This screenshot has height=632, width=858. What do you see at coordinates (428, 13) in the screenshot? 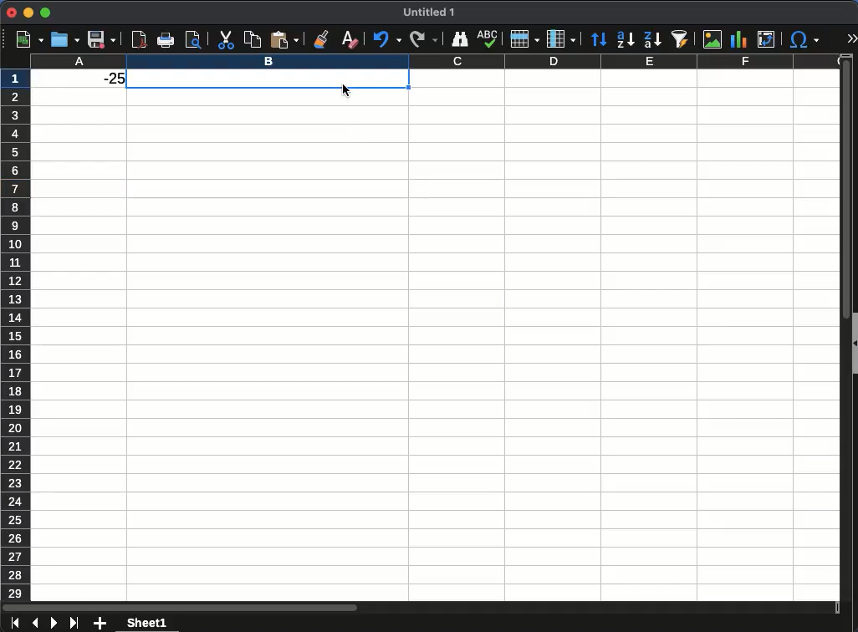
I see `untitled 1` at bounding box center [428, 13].